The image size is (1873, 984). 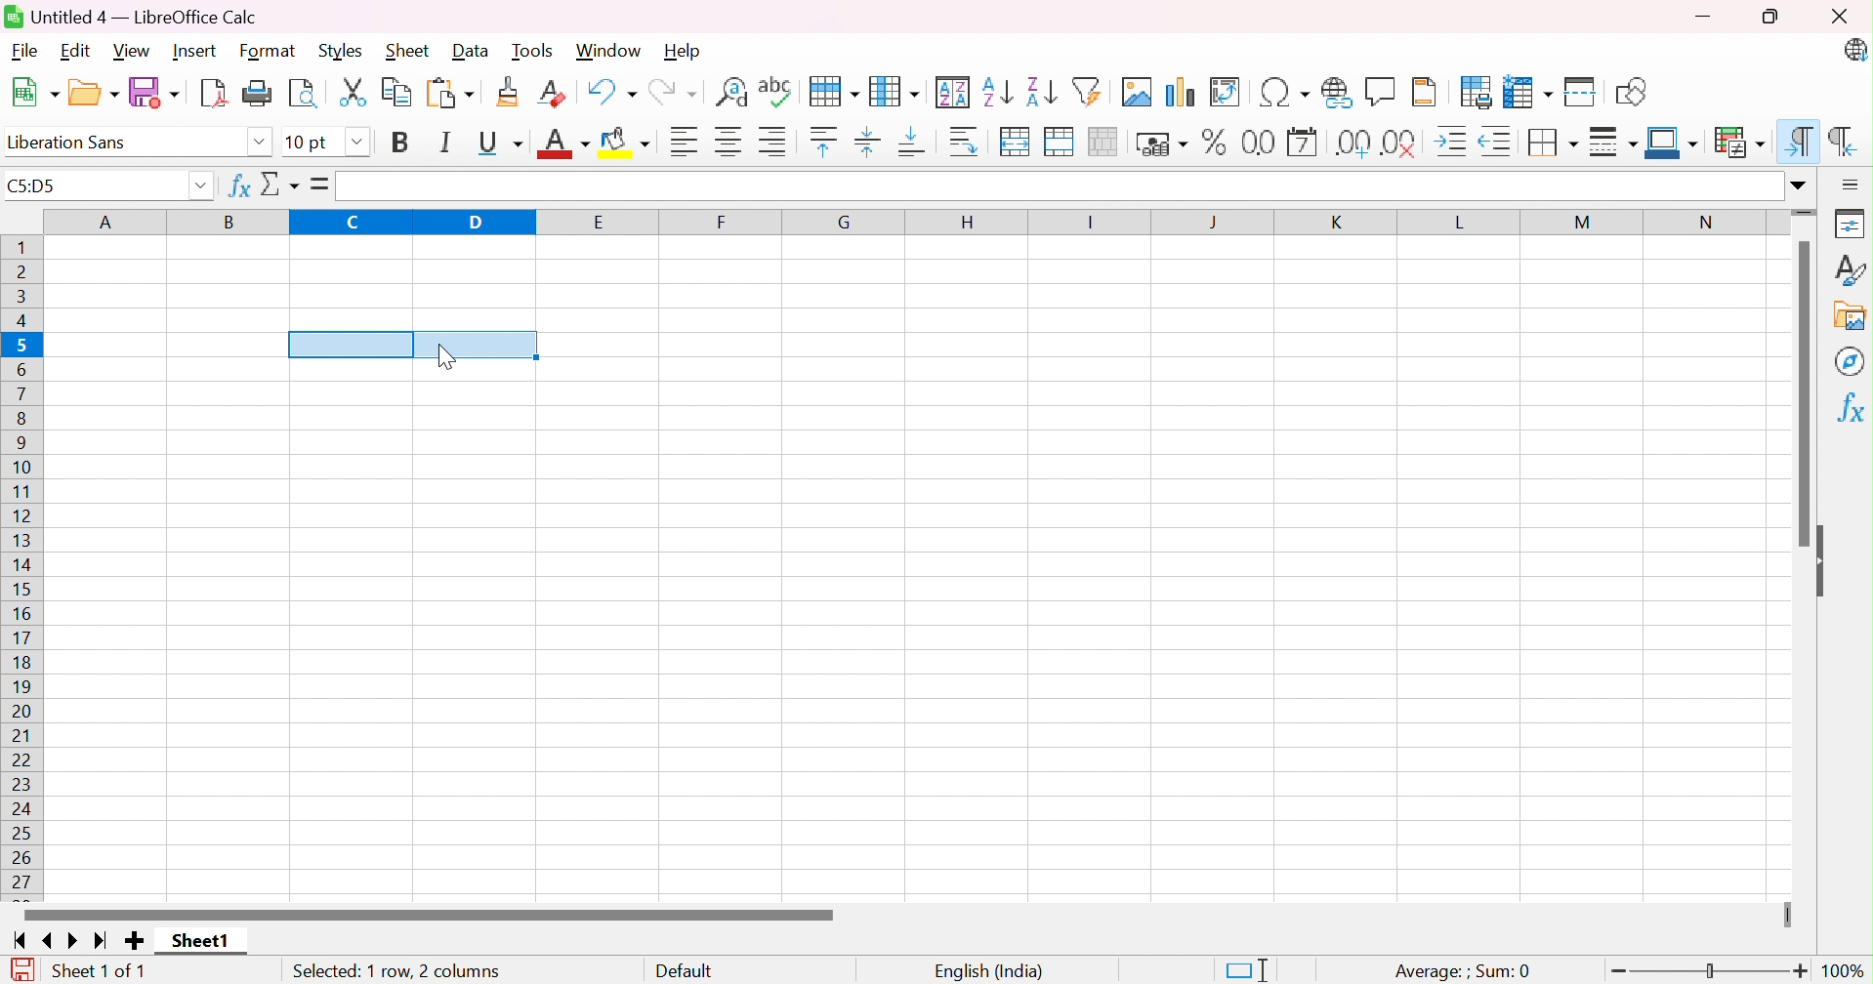 What do you see at coordinates (897, 88) in the screenshot?
I see `Column` at bounding box center [897, 88].